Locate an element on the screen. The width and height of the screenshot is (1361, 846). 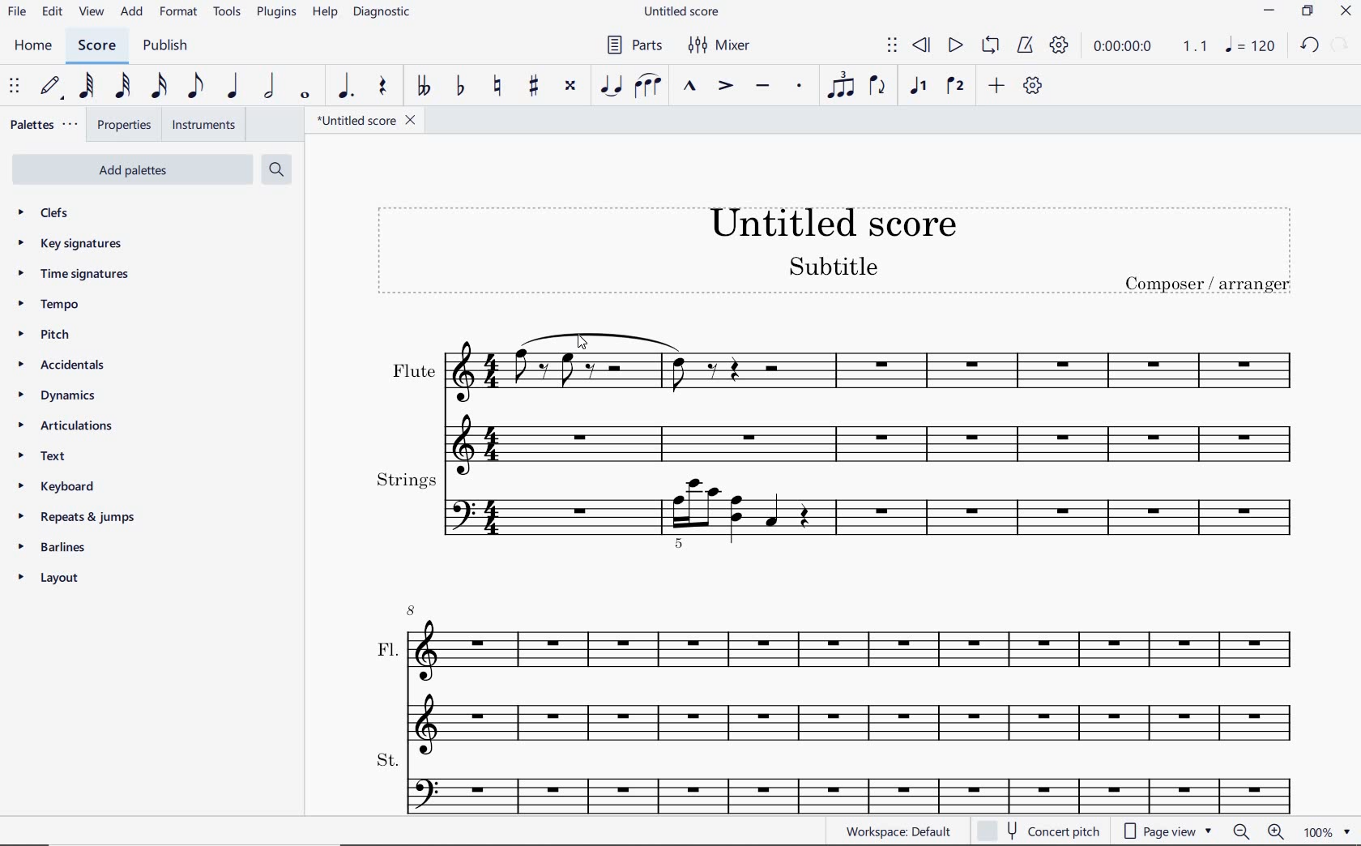
layout is located at coordinates (49, 579).